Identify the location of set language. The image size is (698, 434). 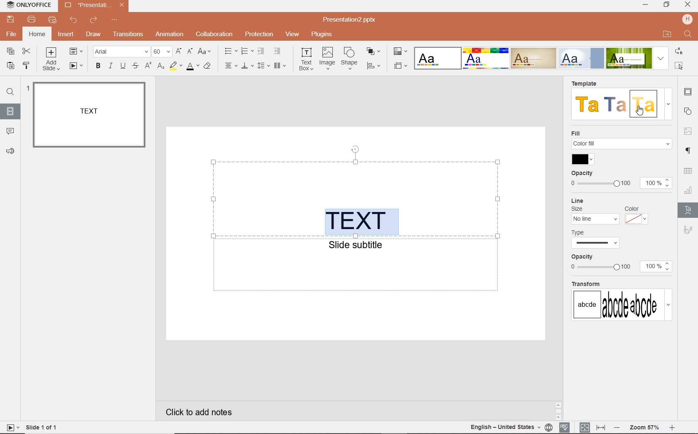
(548, 427).